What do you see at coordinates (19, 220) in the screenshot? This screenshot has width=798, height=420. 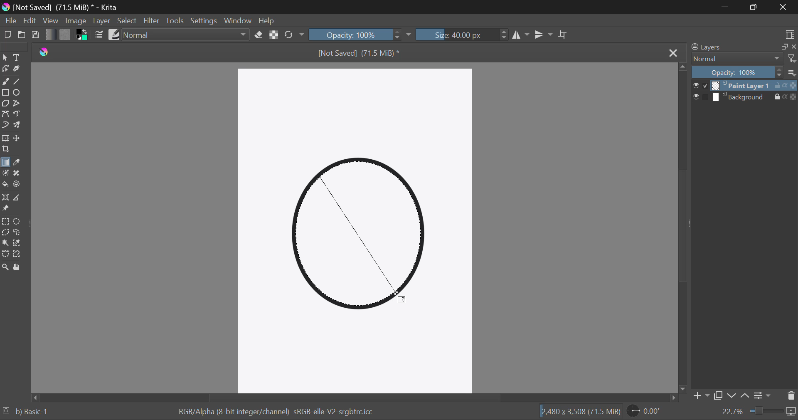 I see `Circular Selection` at bounding box center [19, 220].